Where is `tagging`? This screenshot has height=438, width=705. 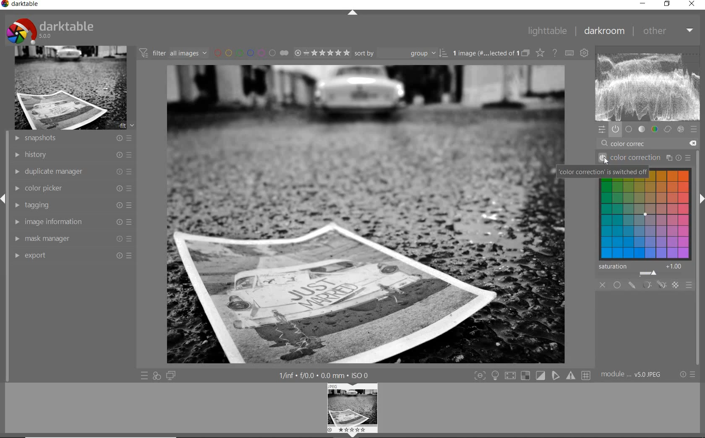 tagging is located at coordinates (72, 206).